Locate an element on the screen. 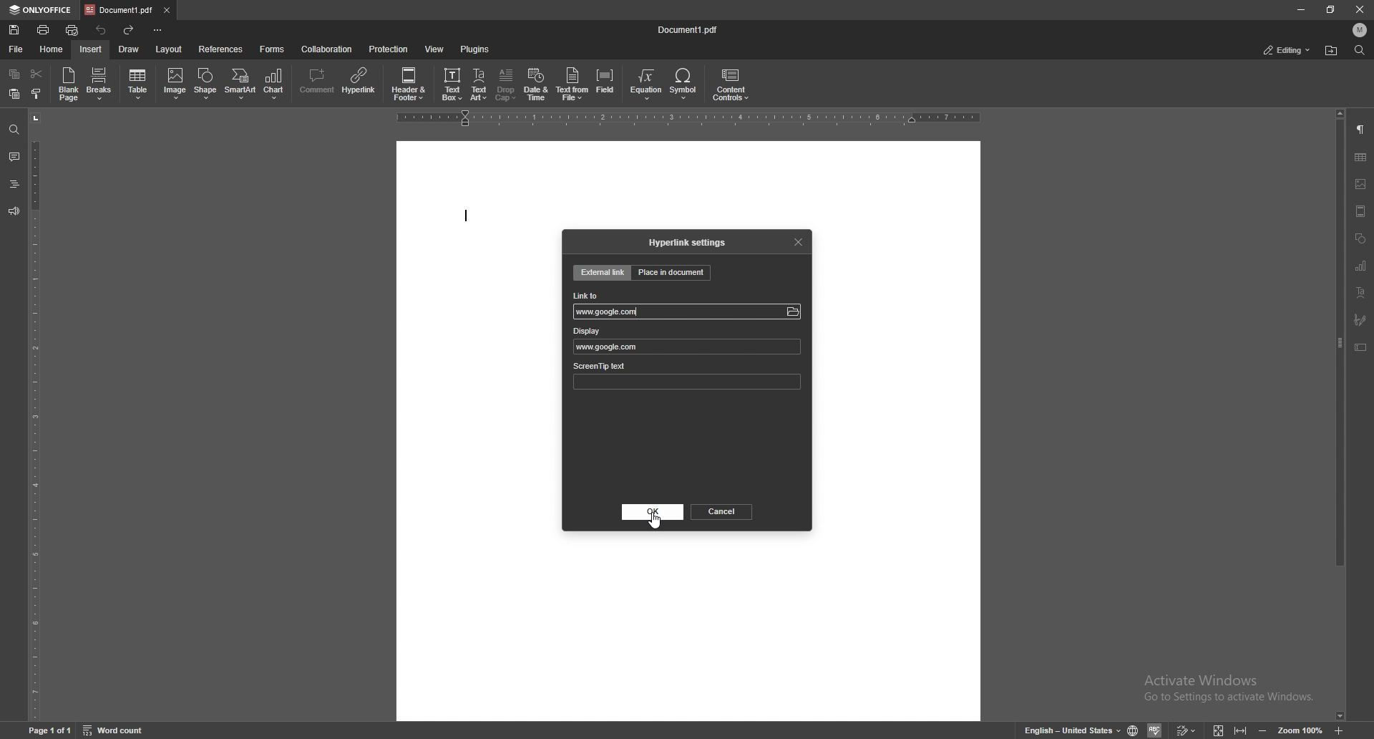 This screenshot has height=739, width=1374. configure toolbar is located at coordinates (158, 30).